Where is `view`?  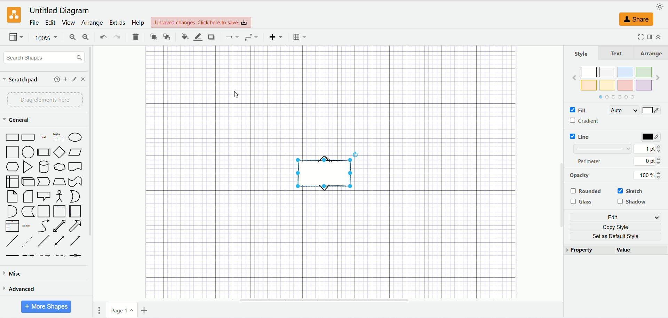
view is located at coordinates (70, 24).